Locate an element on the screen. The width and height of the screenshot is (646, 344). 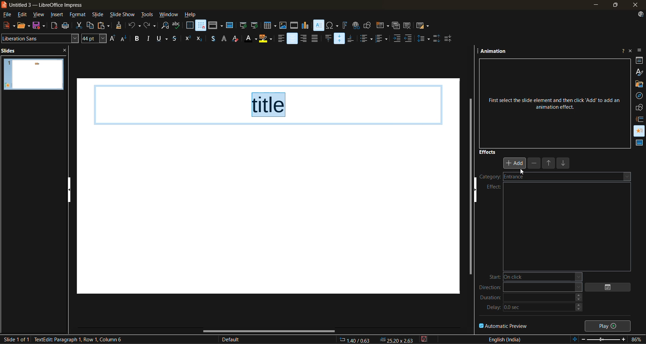
properties is located at coordinates (640, 60).